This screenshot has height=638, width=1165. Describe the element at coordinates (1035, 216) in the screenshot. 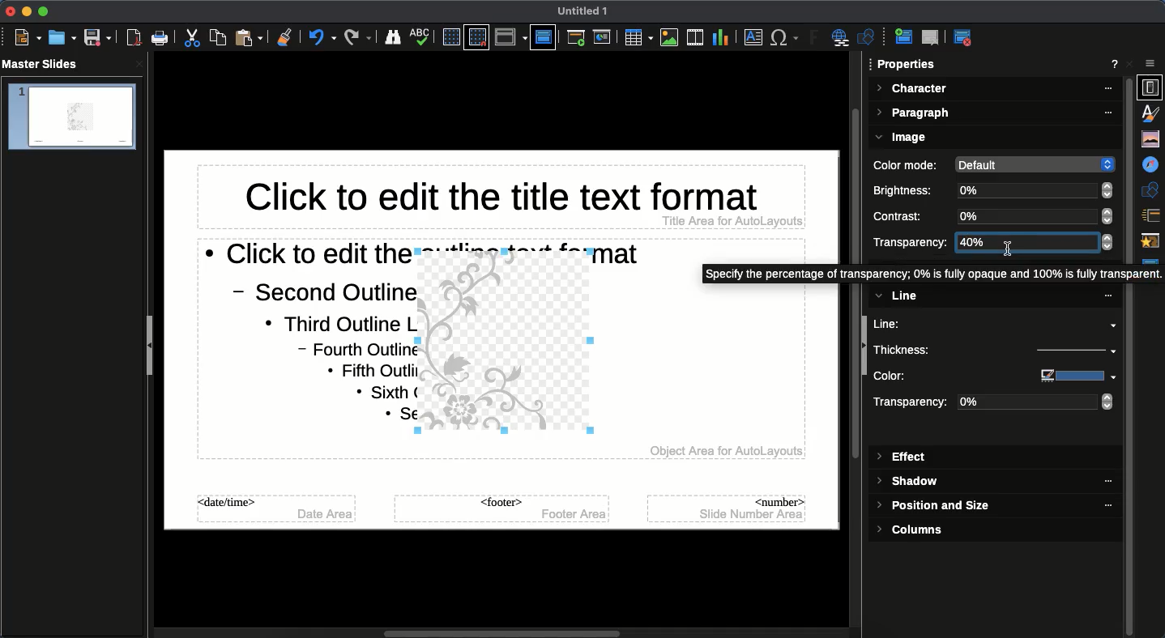

I see `0%` at that location.